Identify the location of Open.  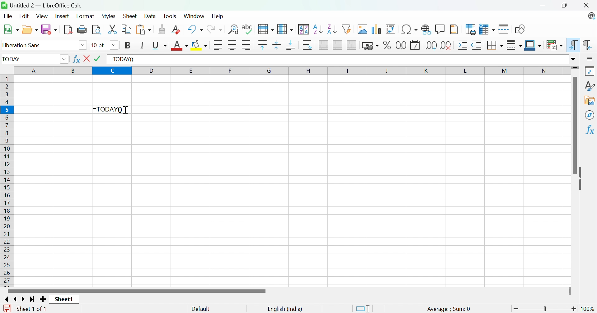
(30, 29).